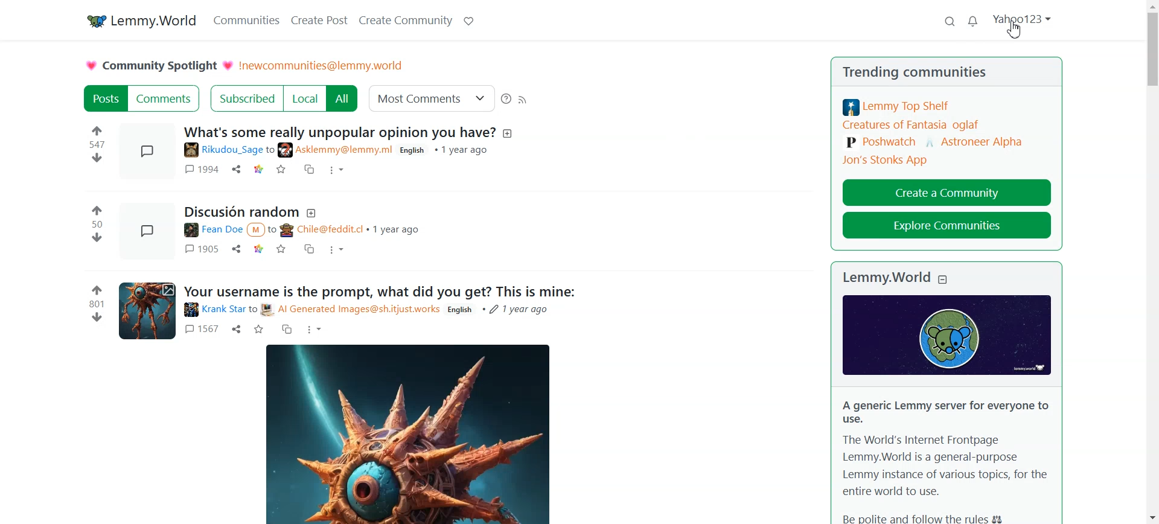  Describe the element at coordinates (145, 231) in the screenshot. I see `thumbnail` at that location.